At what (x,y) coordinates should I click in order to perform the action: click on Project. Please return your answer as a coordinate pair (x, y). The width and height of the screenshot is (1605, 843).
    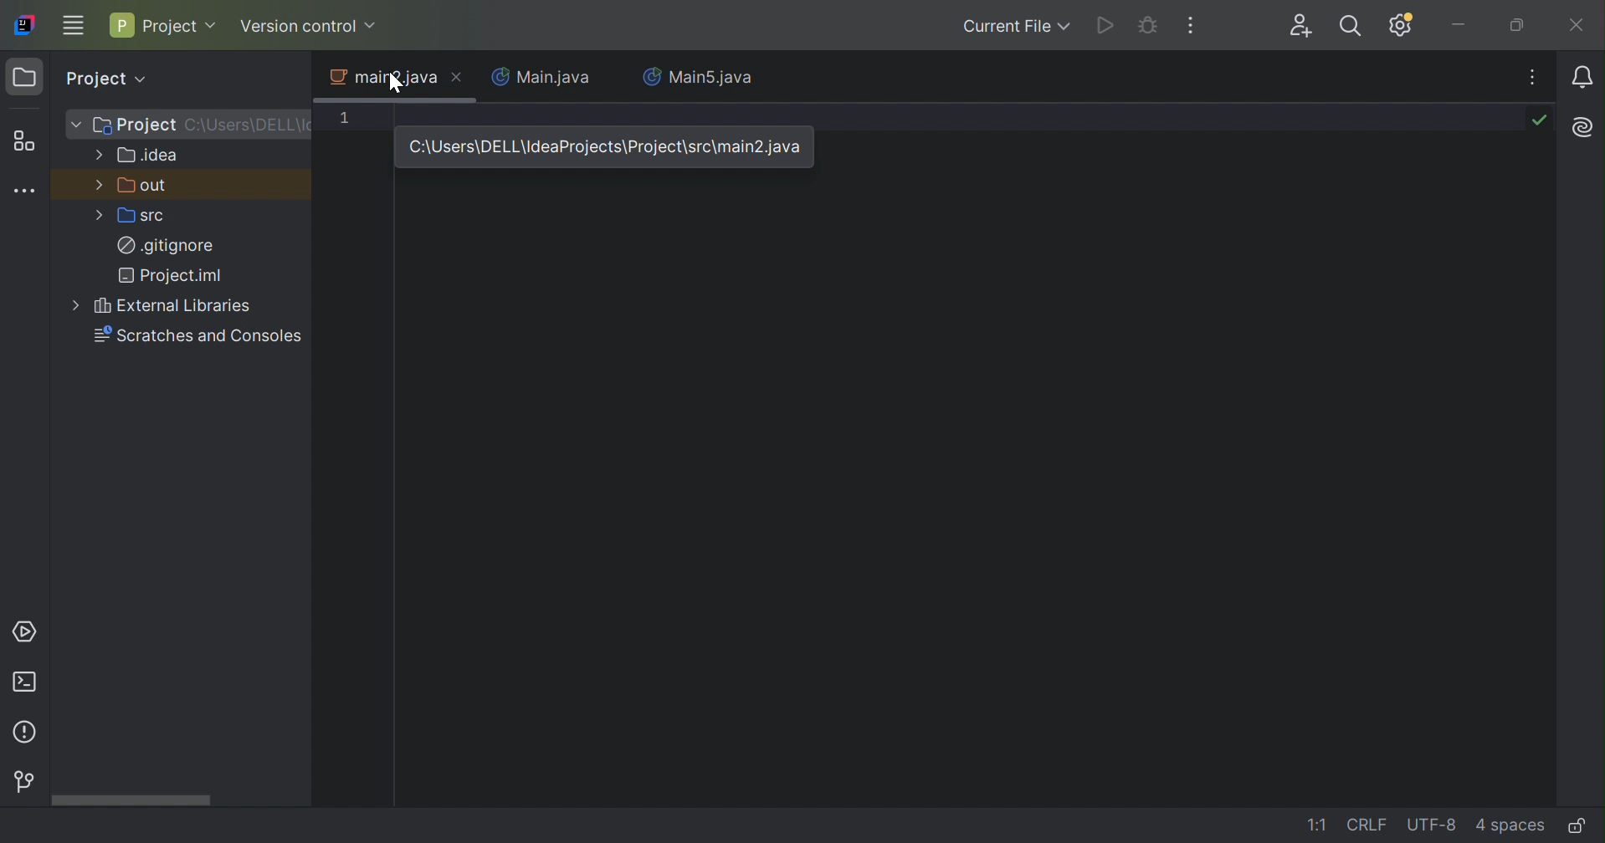
    Looking at the image, I should click on (135, 126).